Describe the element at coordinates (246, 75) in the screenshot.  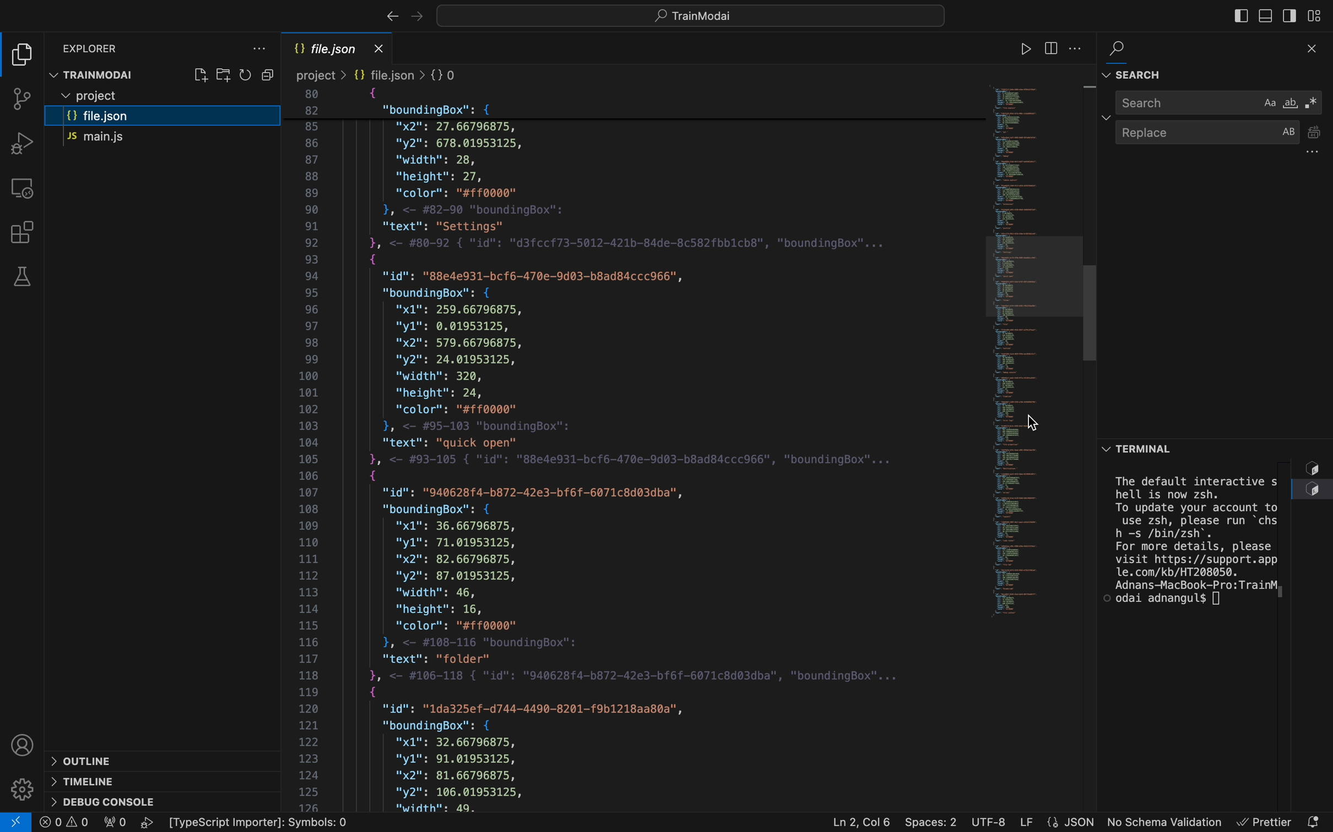
I see `restart` at that location.